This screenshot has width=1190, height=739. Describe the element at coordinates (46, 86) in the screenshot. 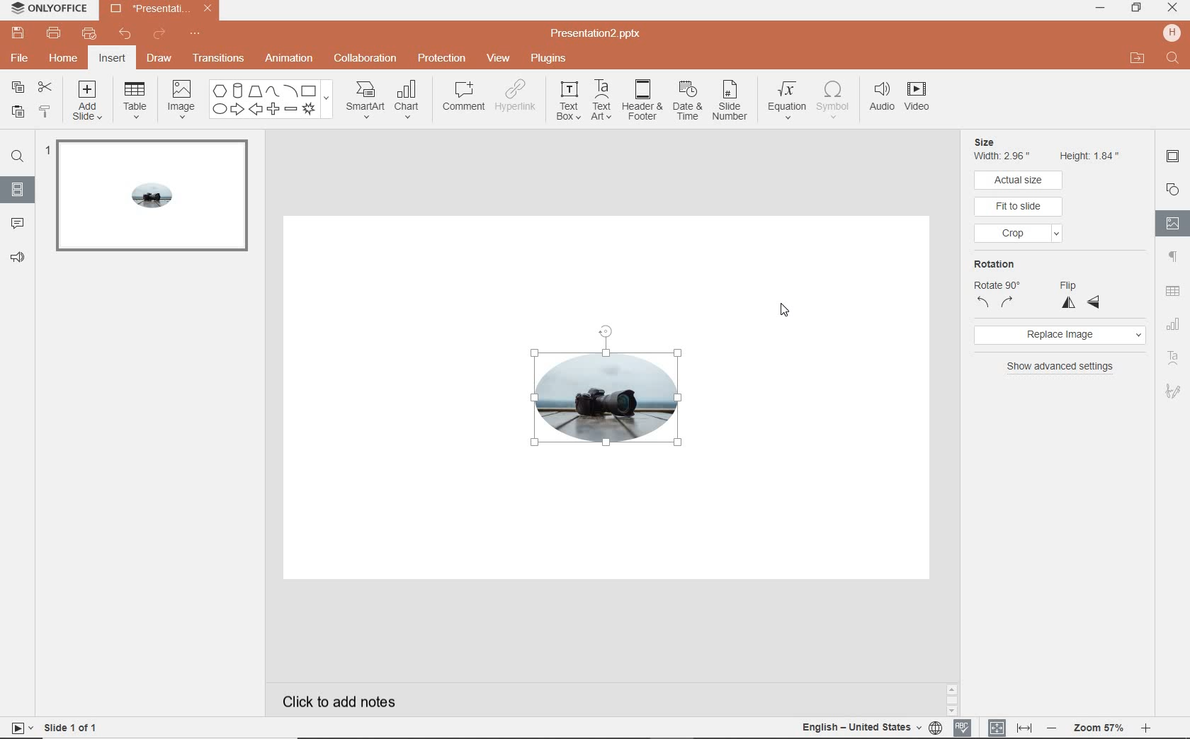

I see `cut` at that location.